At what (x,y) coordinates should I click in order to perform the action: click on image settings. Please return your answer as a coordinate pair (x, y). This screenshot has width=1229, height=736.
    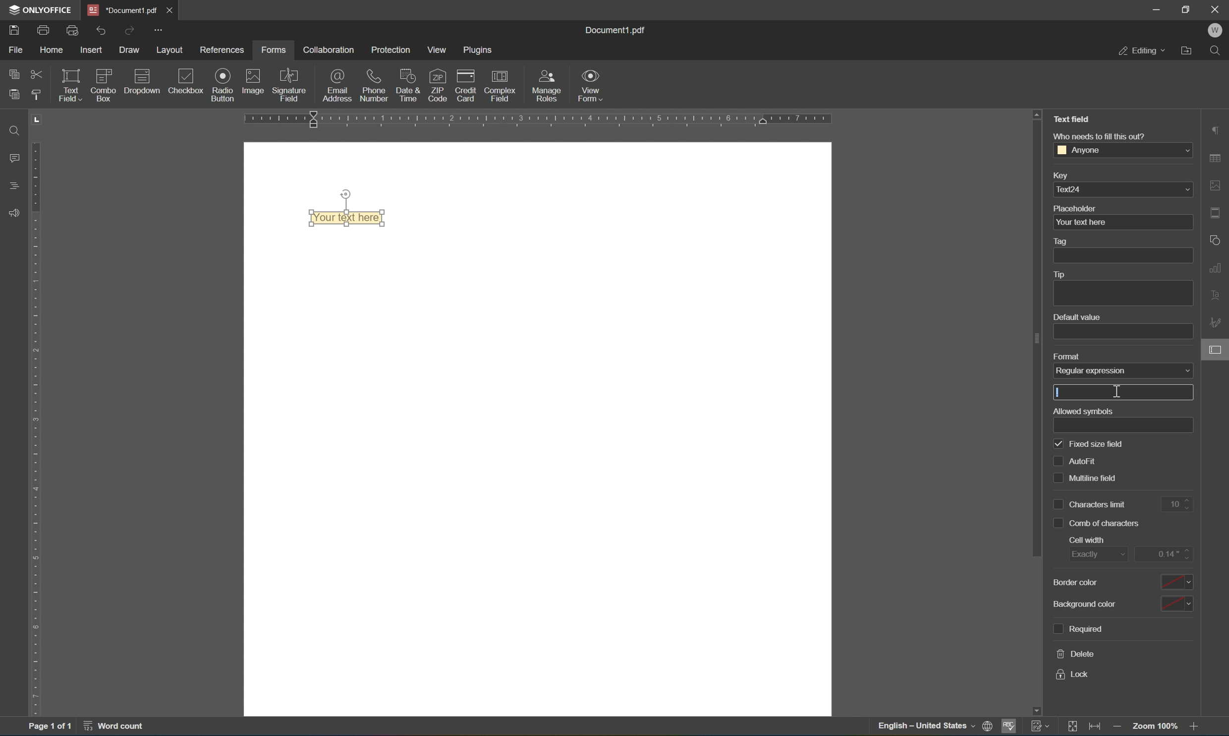
    Looking at the image, I should click on (1216, 186).